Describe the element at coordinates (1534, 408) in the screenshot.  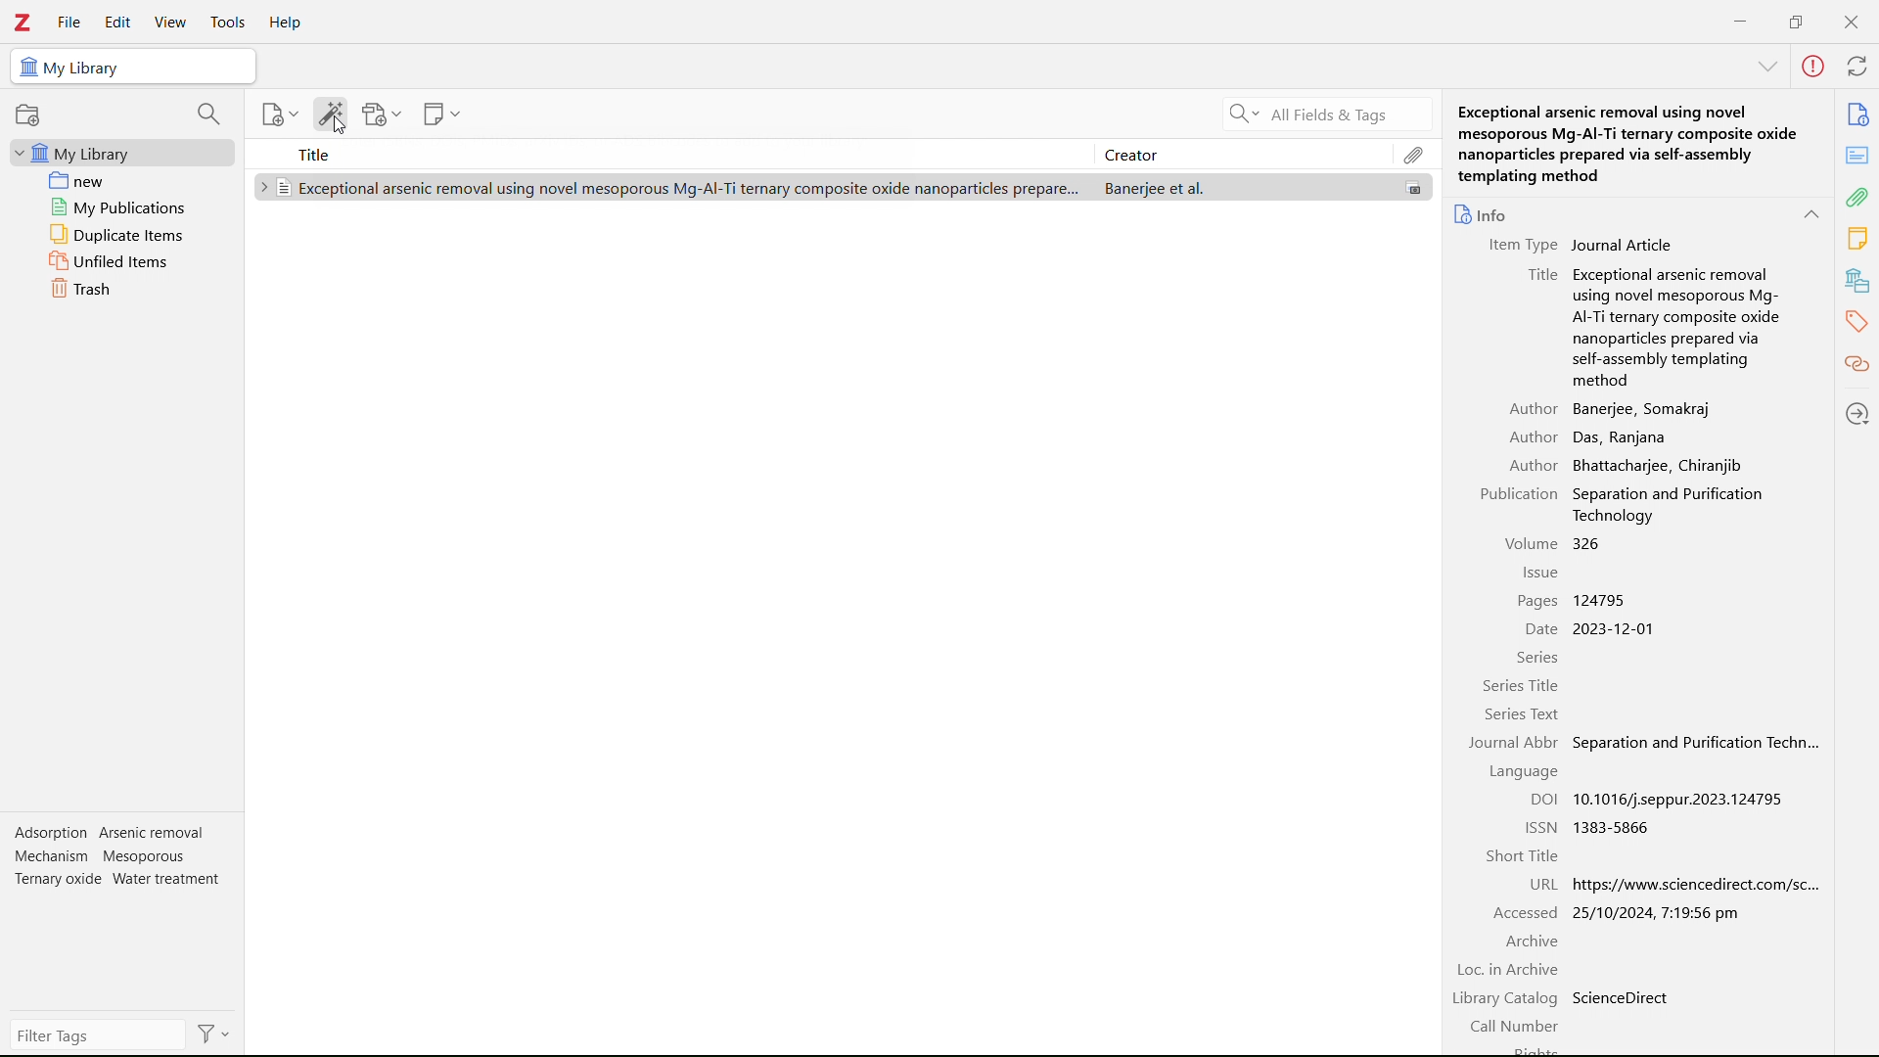
I see `Author` at that location.